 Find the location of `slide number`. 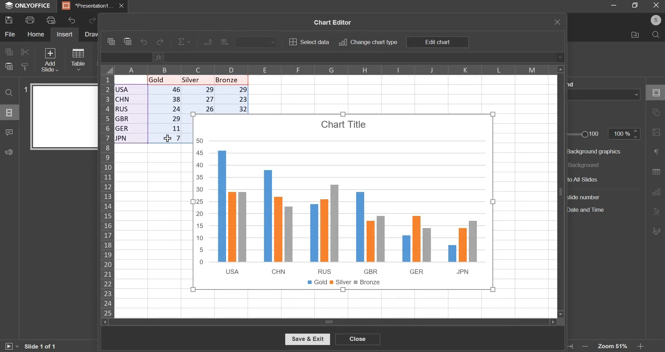

slide number is located at coordinates (585, 197).